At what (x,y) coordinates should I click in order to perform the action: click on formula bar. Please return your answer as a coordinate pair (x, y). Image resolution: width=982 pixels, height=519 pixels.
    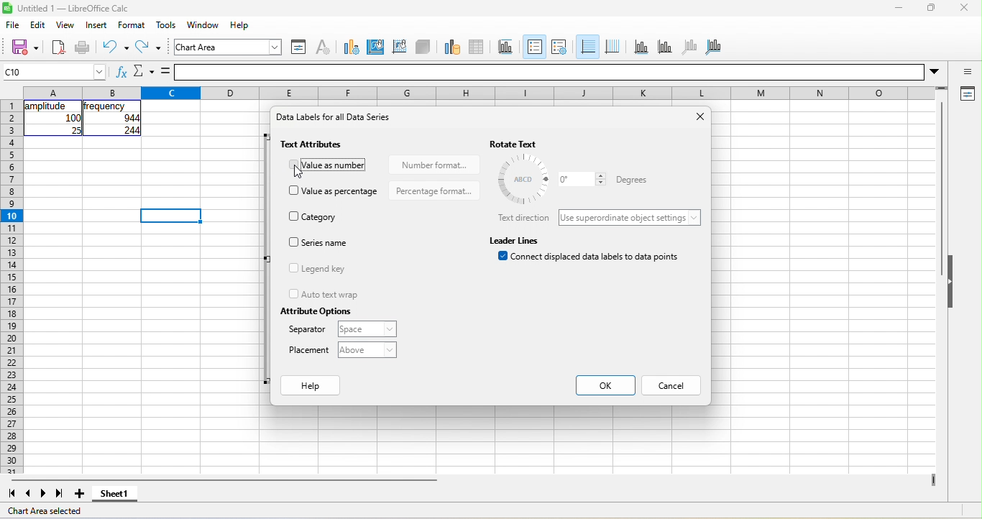
    Looking at the image, I should click on (563, 72).